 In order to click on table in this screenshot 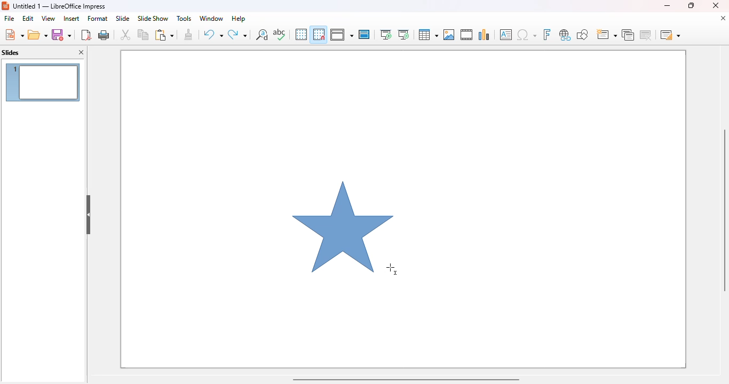, I will do `click(427, 35)`.